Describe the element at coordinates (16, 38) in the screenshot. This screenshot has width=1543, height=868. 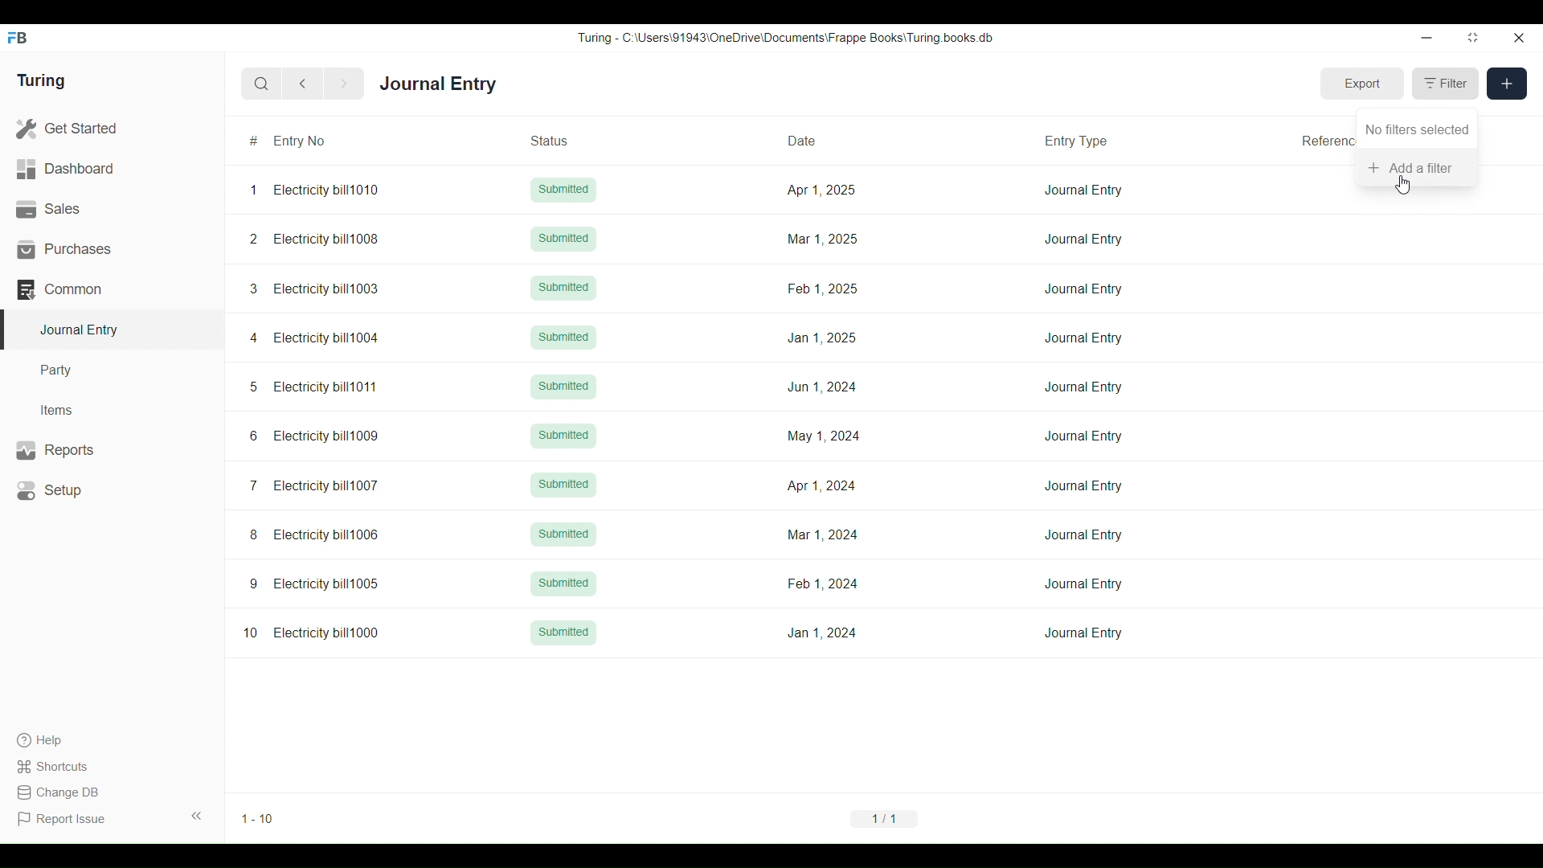
I see `Frappe Books logo` at that location.